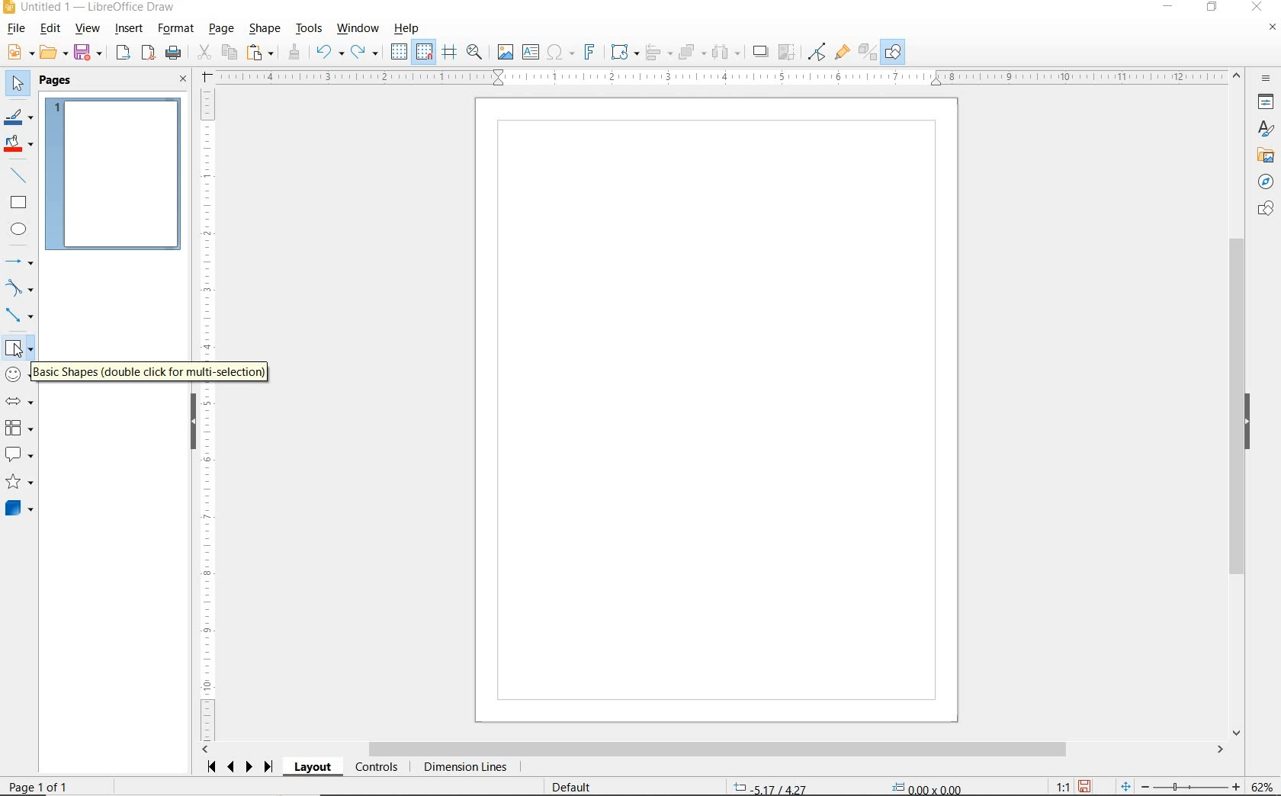 The height and width of the screenshot is (796, 1281). I want to click on CALLOUT SHAPES, so click(20, 455).